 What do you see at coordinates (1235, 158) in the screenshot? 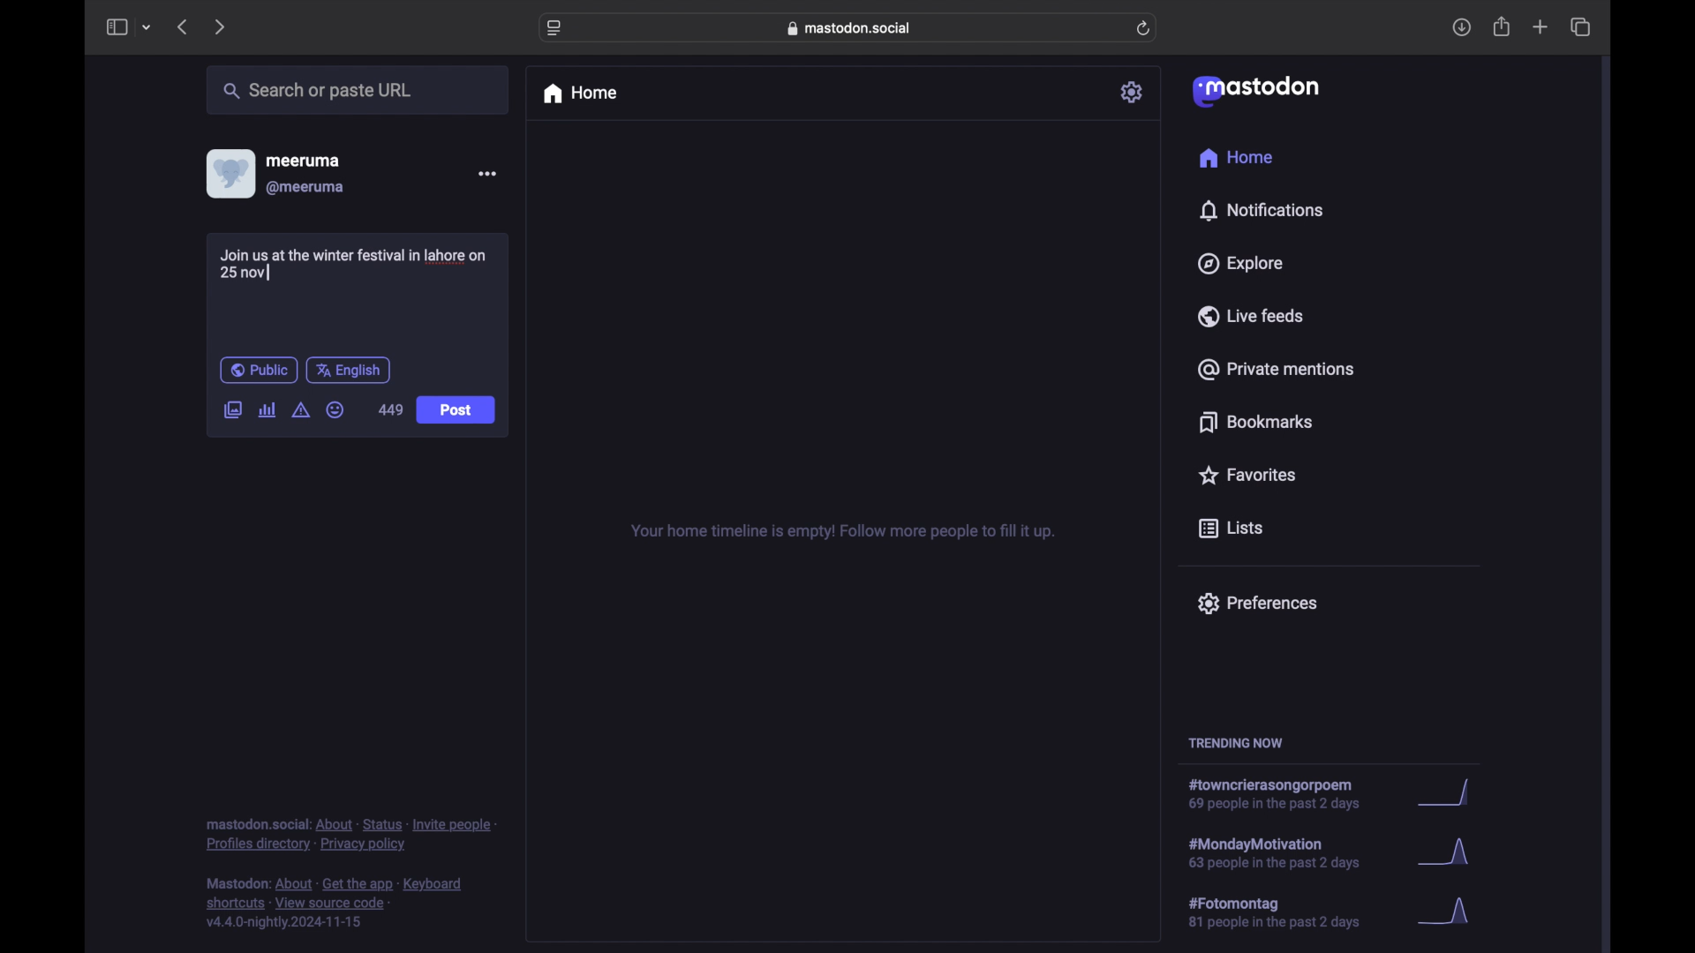
I see `home` at bounding box center [1235, 158].